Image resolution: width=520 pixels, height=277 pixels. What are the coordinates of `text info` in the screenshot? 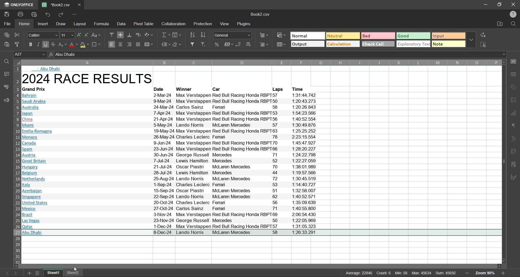 It's located at (171, 179).